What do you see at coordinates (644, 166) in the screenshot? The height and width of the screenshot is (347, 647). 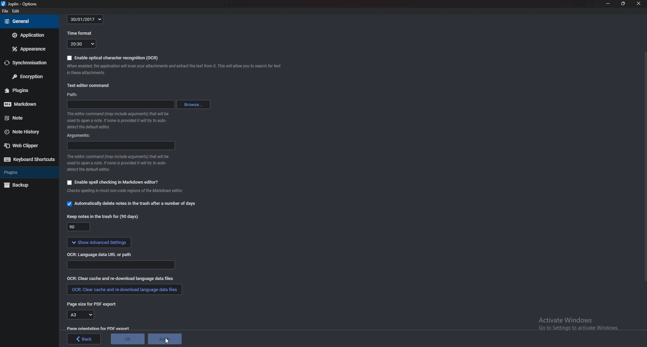 I see `Scroll bar` at bounding box center [644, 166].